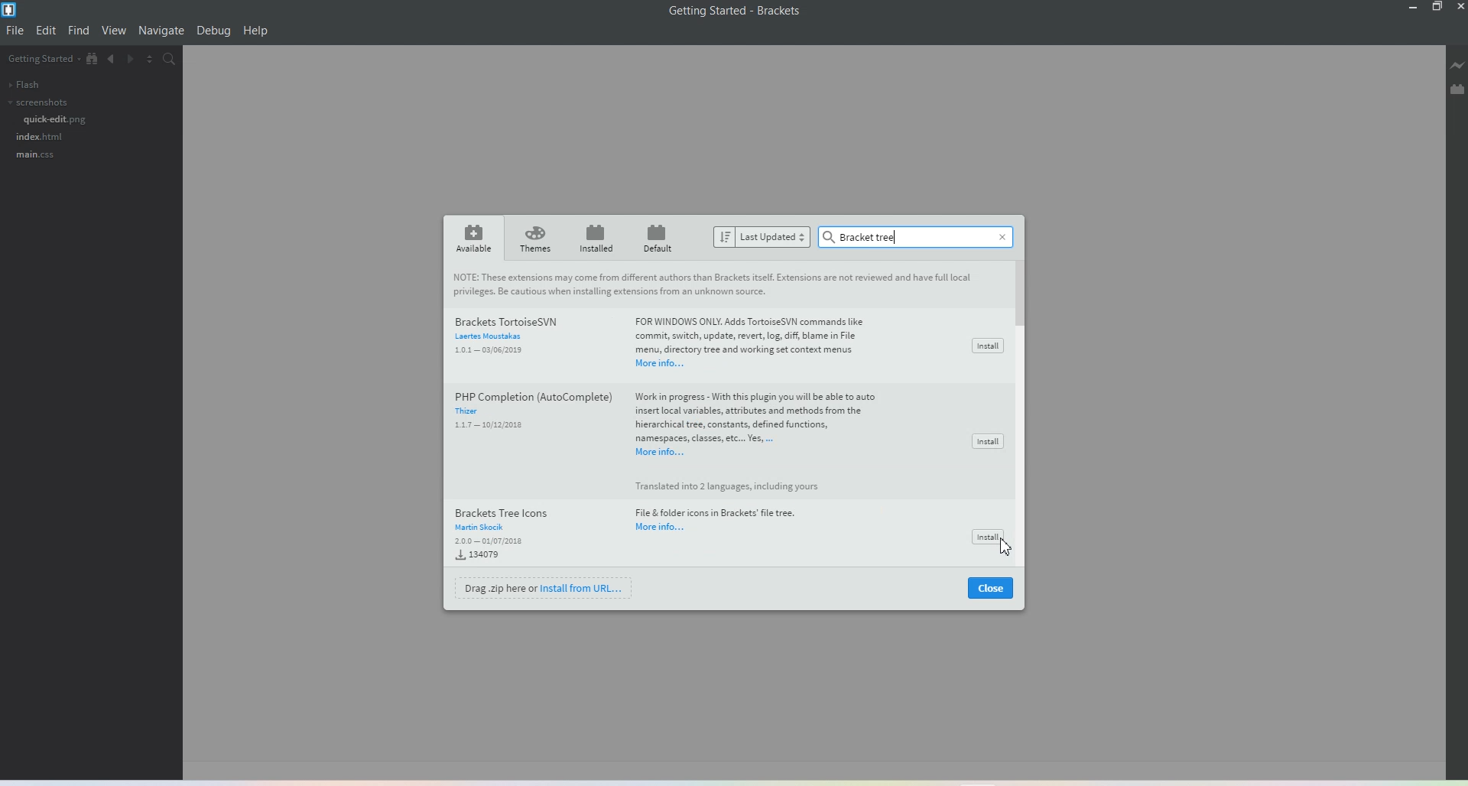  I want to click on Install, so click(987, 441).